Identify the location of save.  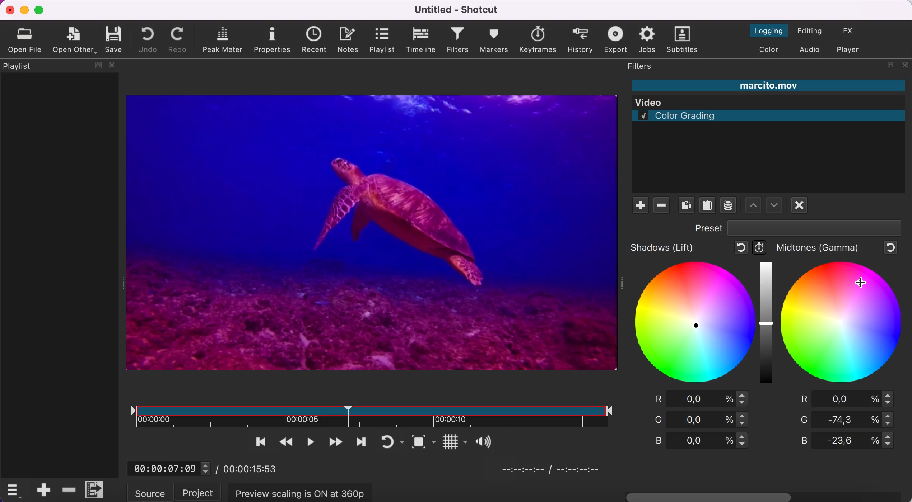
(116, 40).